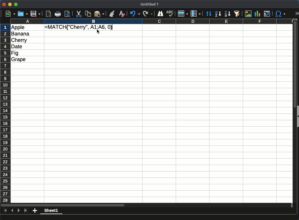  I want to click on cherry, so click(19, 40).